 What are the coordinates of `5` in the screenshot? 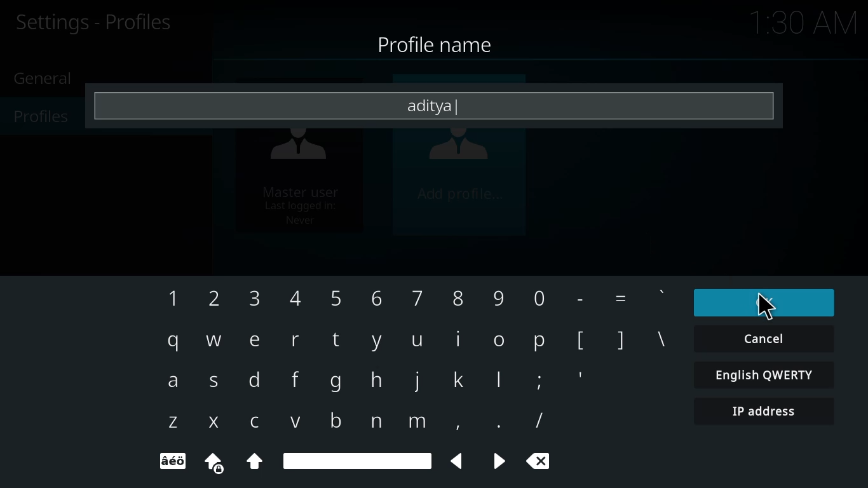 It's located at (336, 300).